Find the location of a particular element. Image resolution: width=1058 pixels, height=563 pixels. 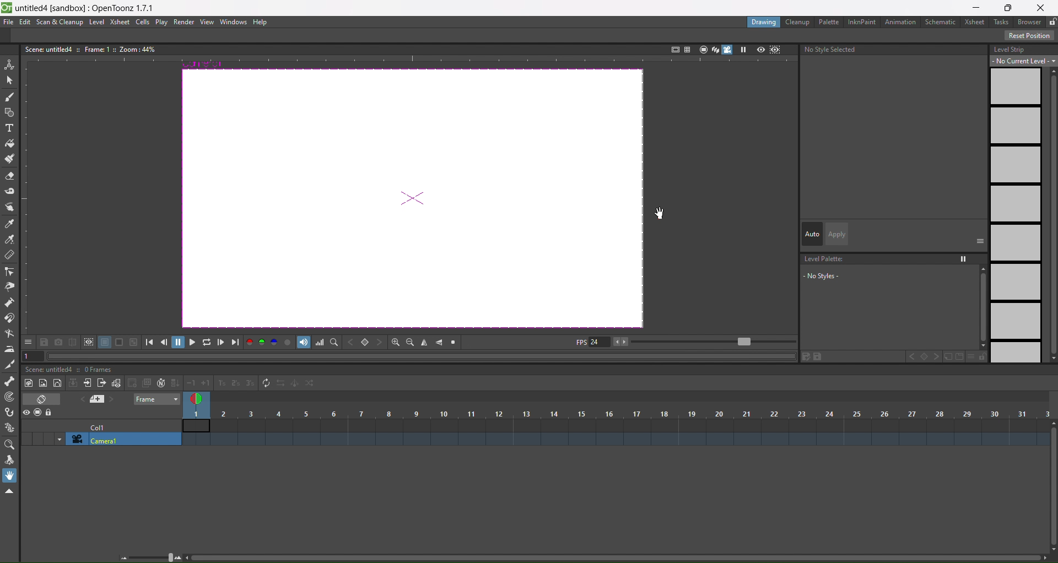

xsheet is located at coordinates (976, 22).